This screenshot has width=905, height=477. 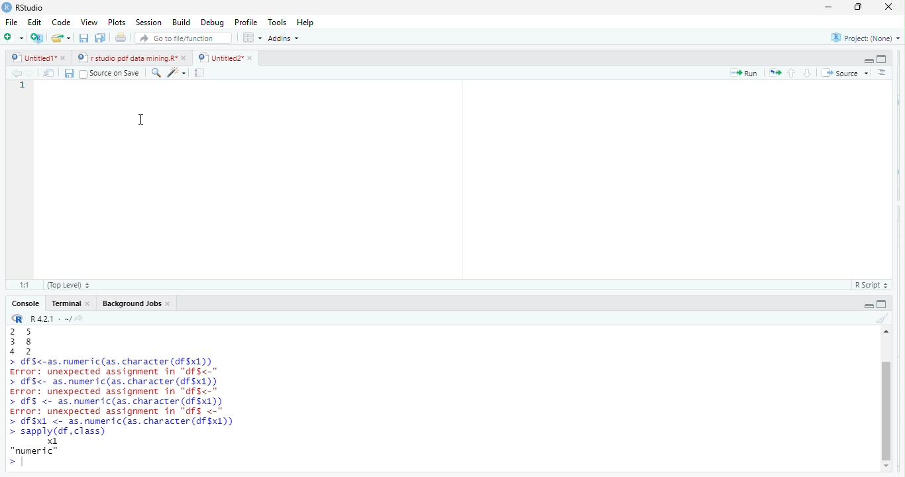 I want to click on profile, so click(x=245, y=21).